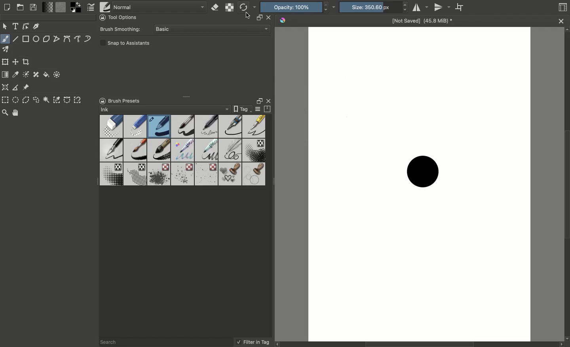 Image resolution: width=570 pixels, height=347 pixels. Describe the element at coordinates (423, 170) in the screenshot. I see `Brush stroke` at that location.